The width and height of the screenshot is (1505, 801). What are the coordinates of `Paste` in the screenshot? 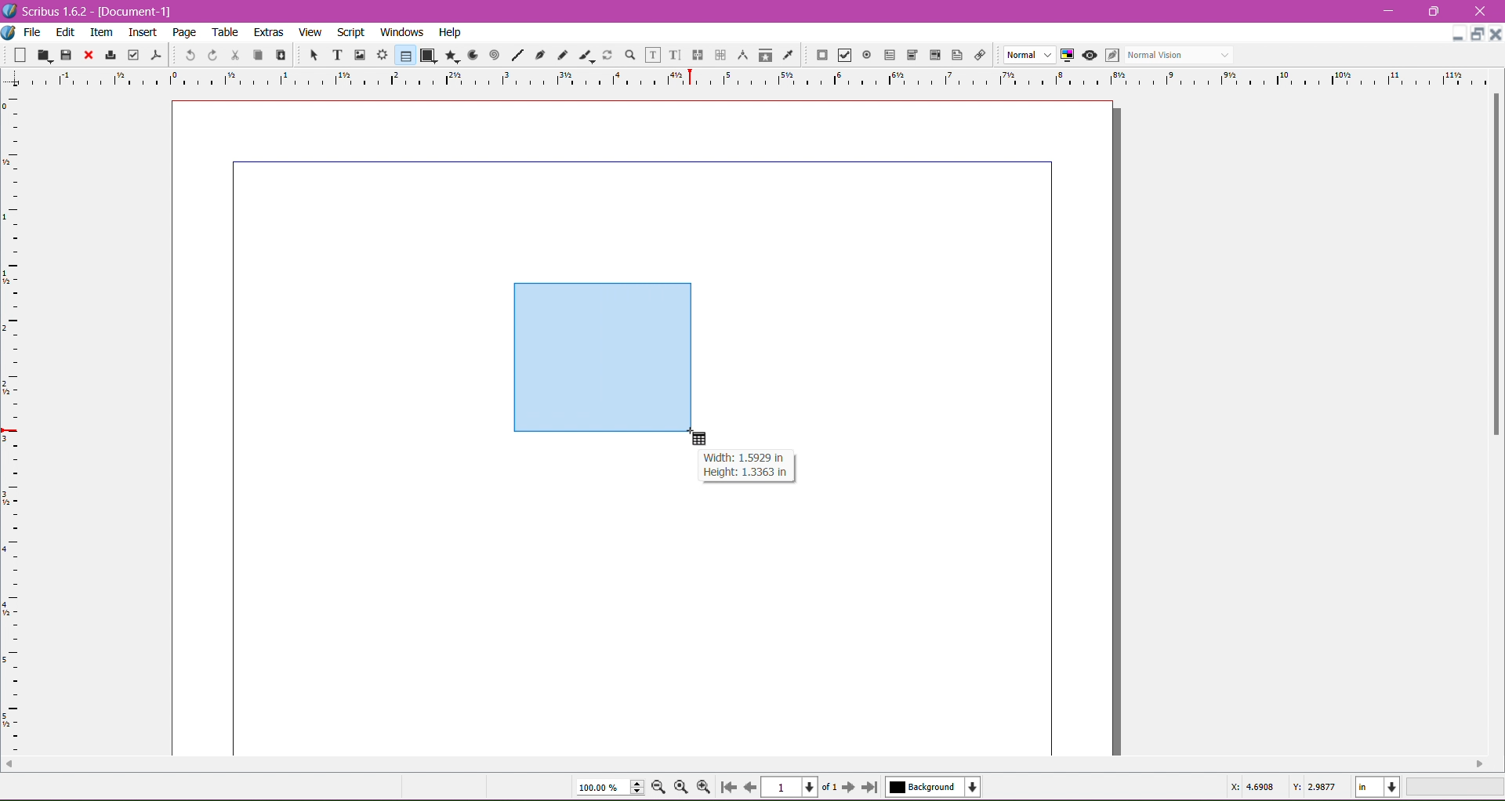 It's located at (279, 56).